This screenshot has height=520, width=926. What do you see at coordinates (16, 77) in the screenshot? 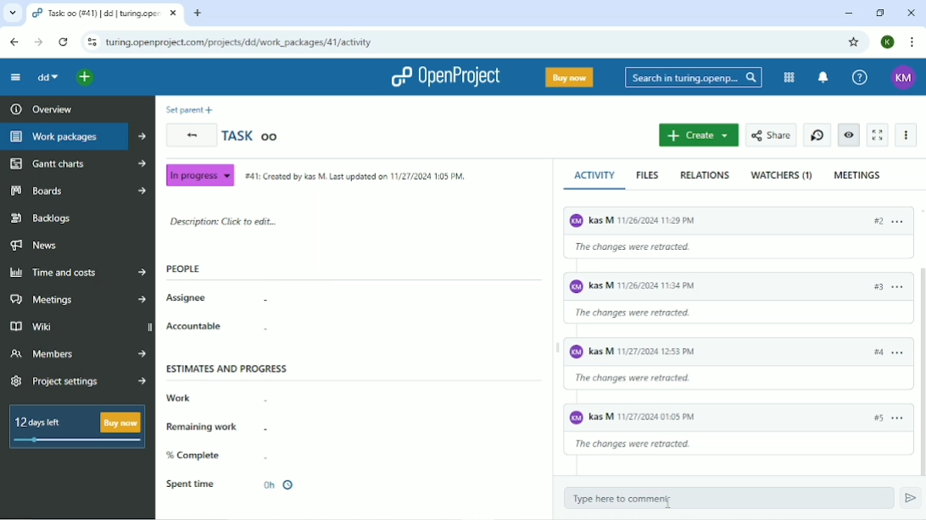
I see `Collapse project menu` at bounding box center [16, 77].